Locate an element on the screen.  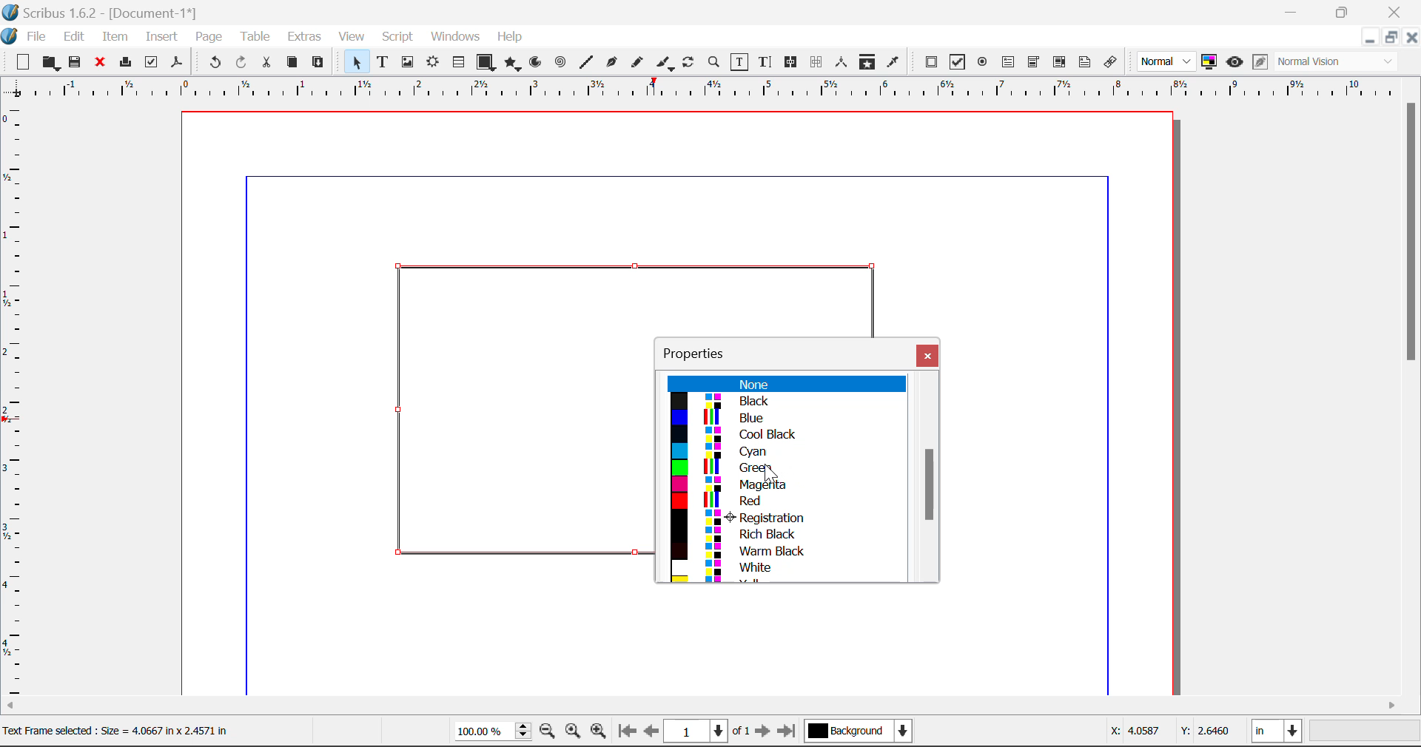
Image Frame is located at coordinates (407, 62).